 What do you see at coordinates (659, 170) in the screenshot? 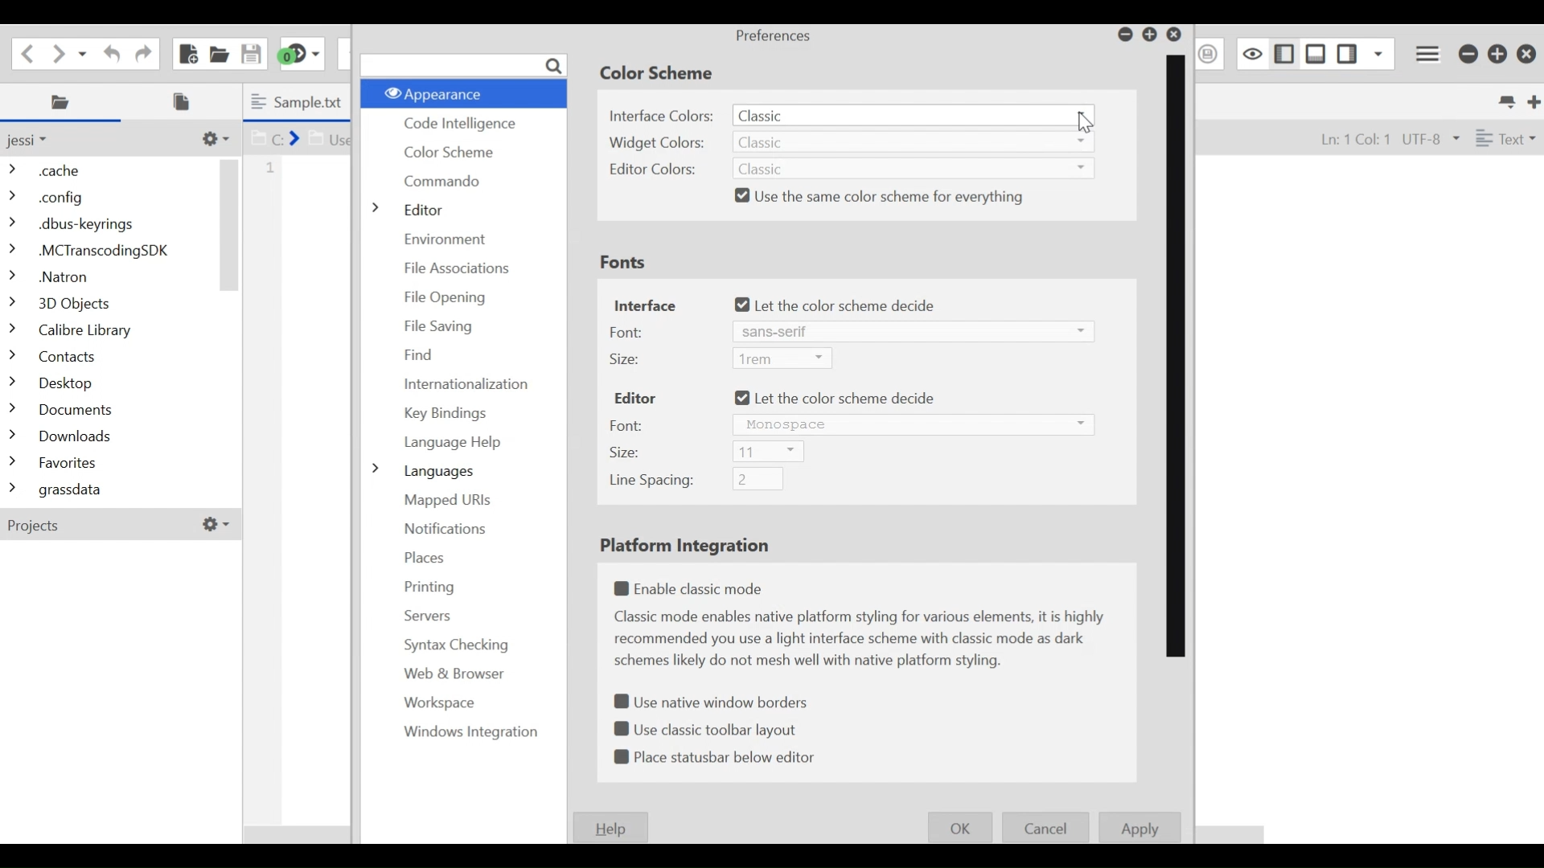
I see `Editor Colors` at bounding box center [659, 170].